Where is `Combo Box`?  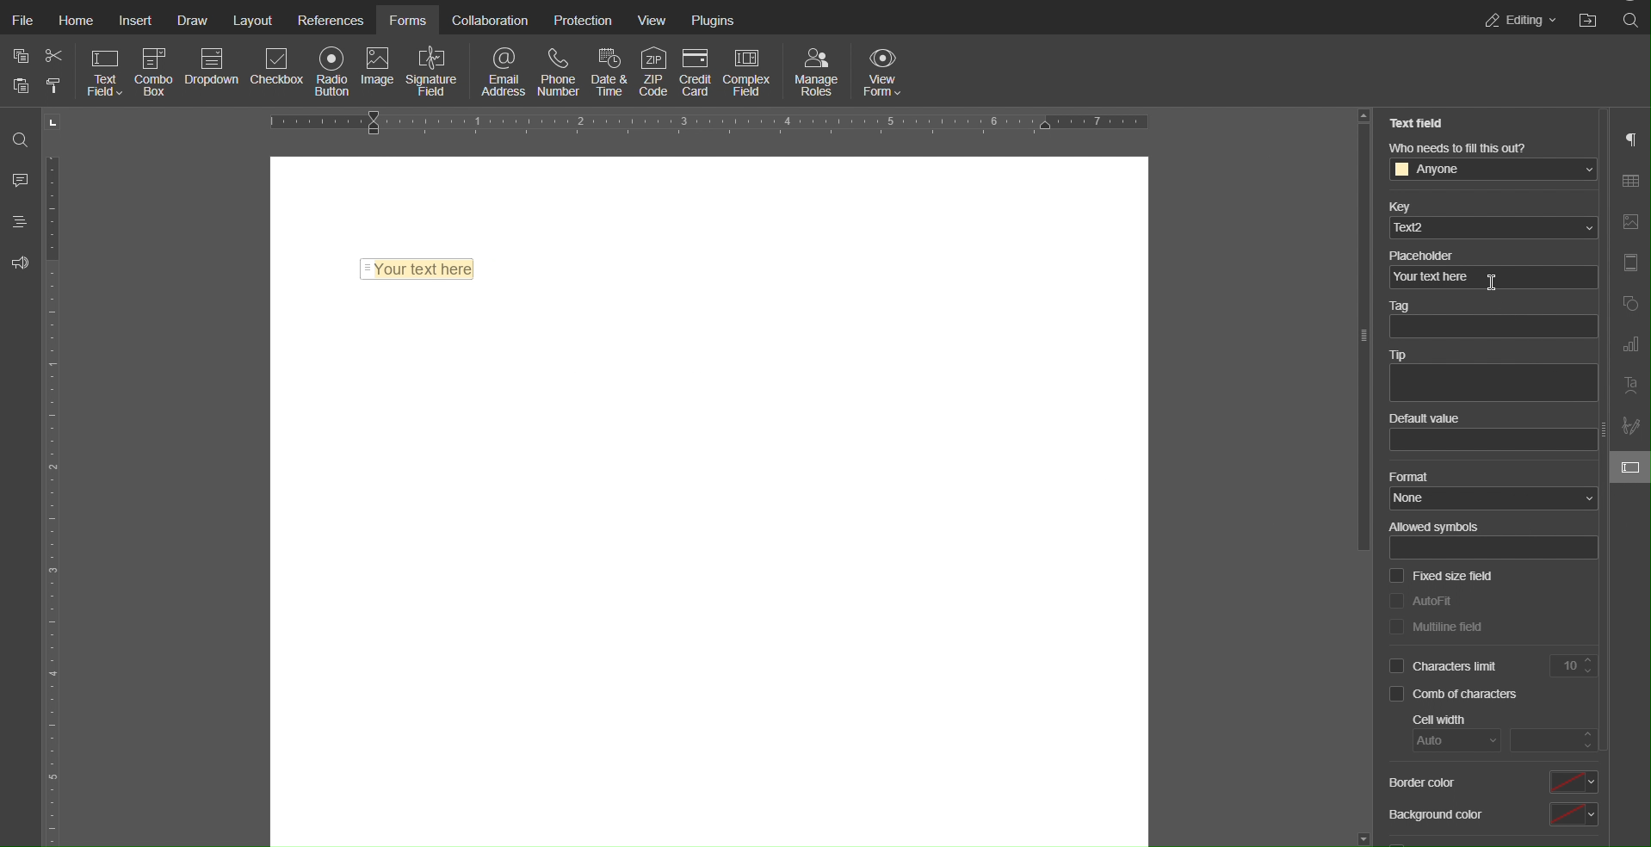
Combo Box is located at coordinates (157, 71).